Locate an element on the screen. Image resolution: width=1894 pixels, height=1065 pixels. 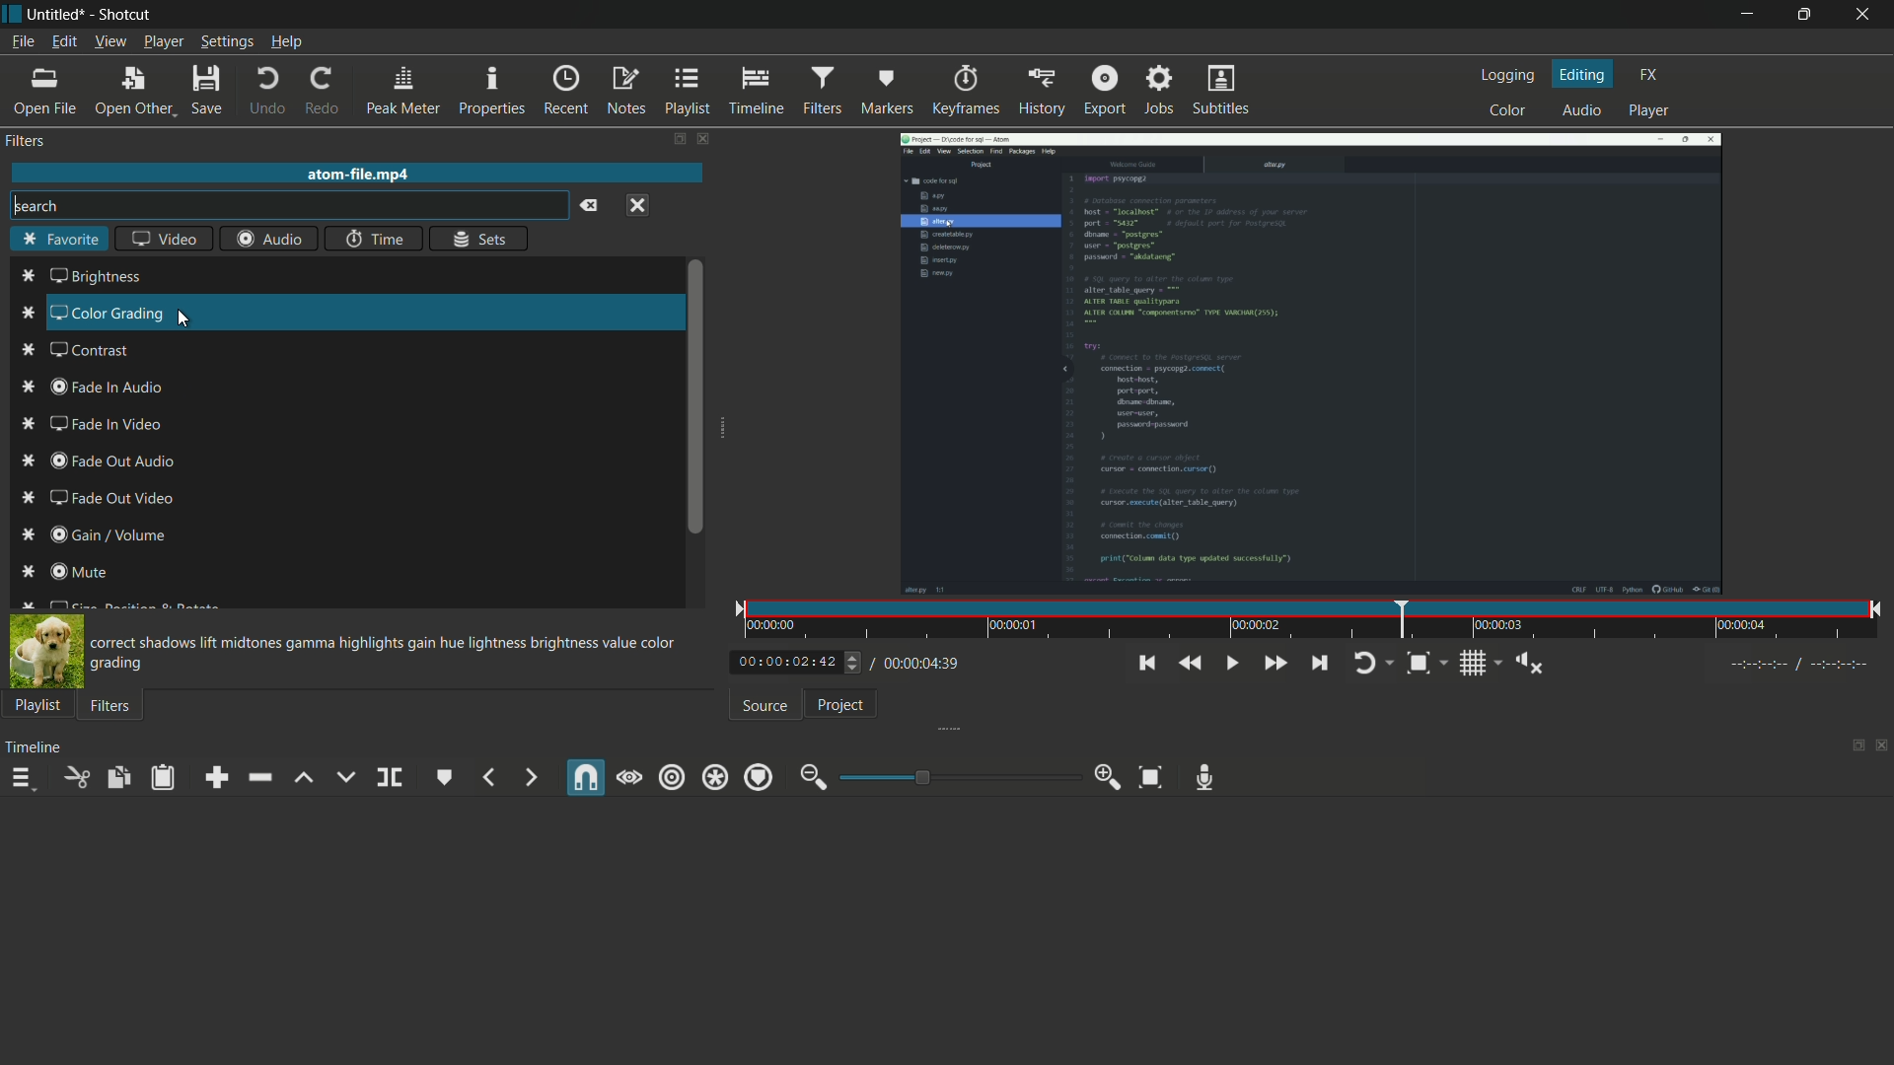
minimize is located at coordinates (1741, 16).